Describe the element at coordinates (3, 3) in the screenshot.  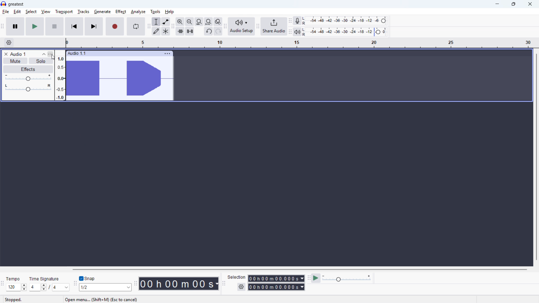
I see `logo` at that location.